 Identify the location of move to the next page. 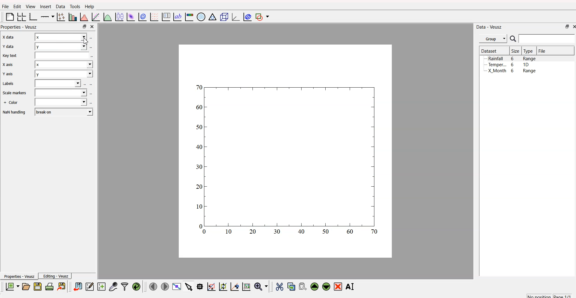
(166, 287).